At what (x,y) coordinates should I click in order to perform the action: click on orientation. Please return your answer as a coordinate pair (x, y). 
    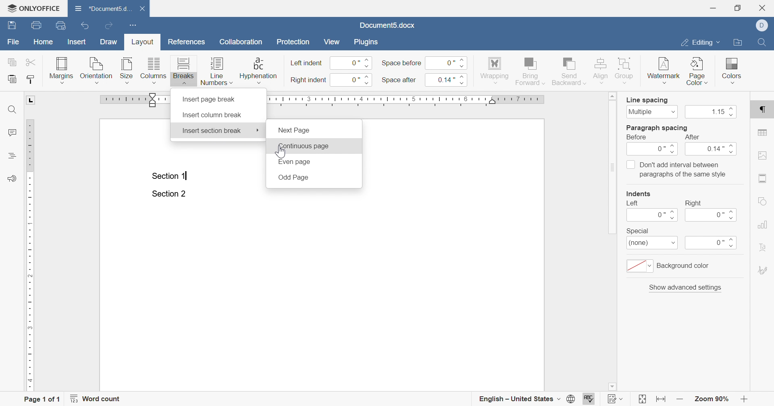
    Looking at the image, I should click on (96, 70).